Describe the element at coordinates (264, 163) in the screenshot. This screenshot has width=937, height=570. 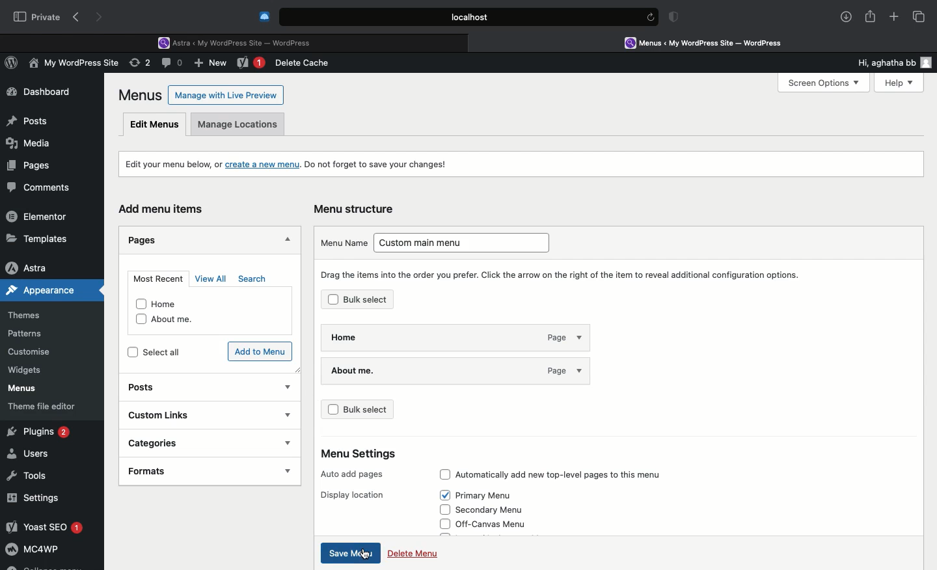
I see `create a new menu` at that location.